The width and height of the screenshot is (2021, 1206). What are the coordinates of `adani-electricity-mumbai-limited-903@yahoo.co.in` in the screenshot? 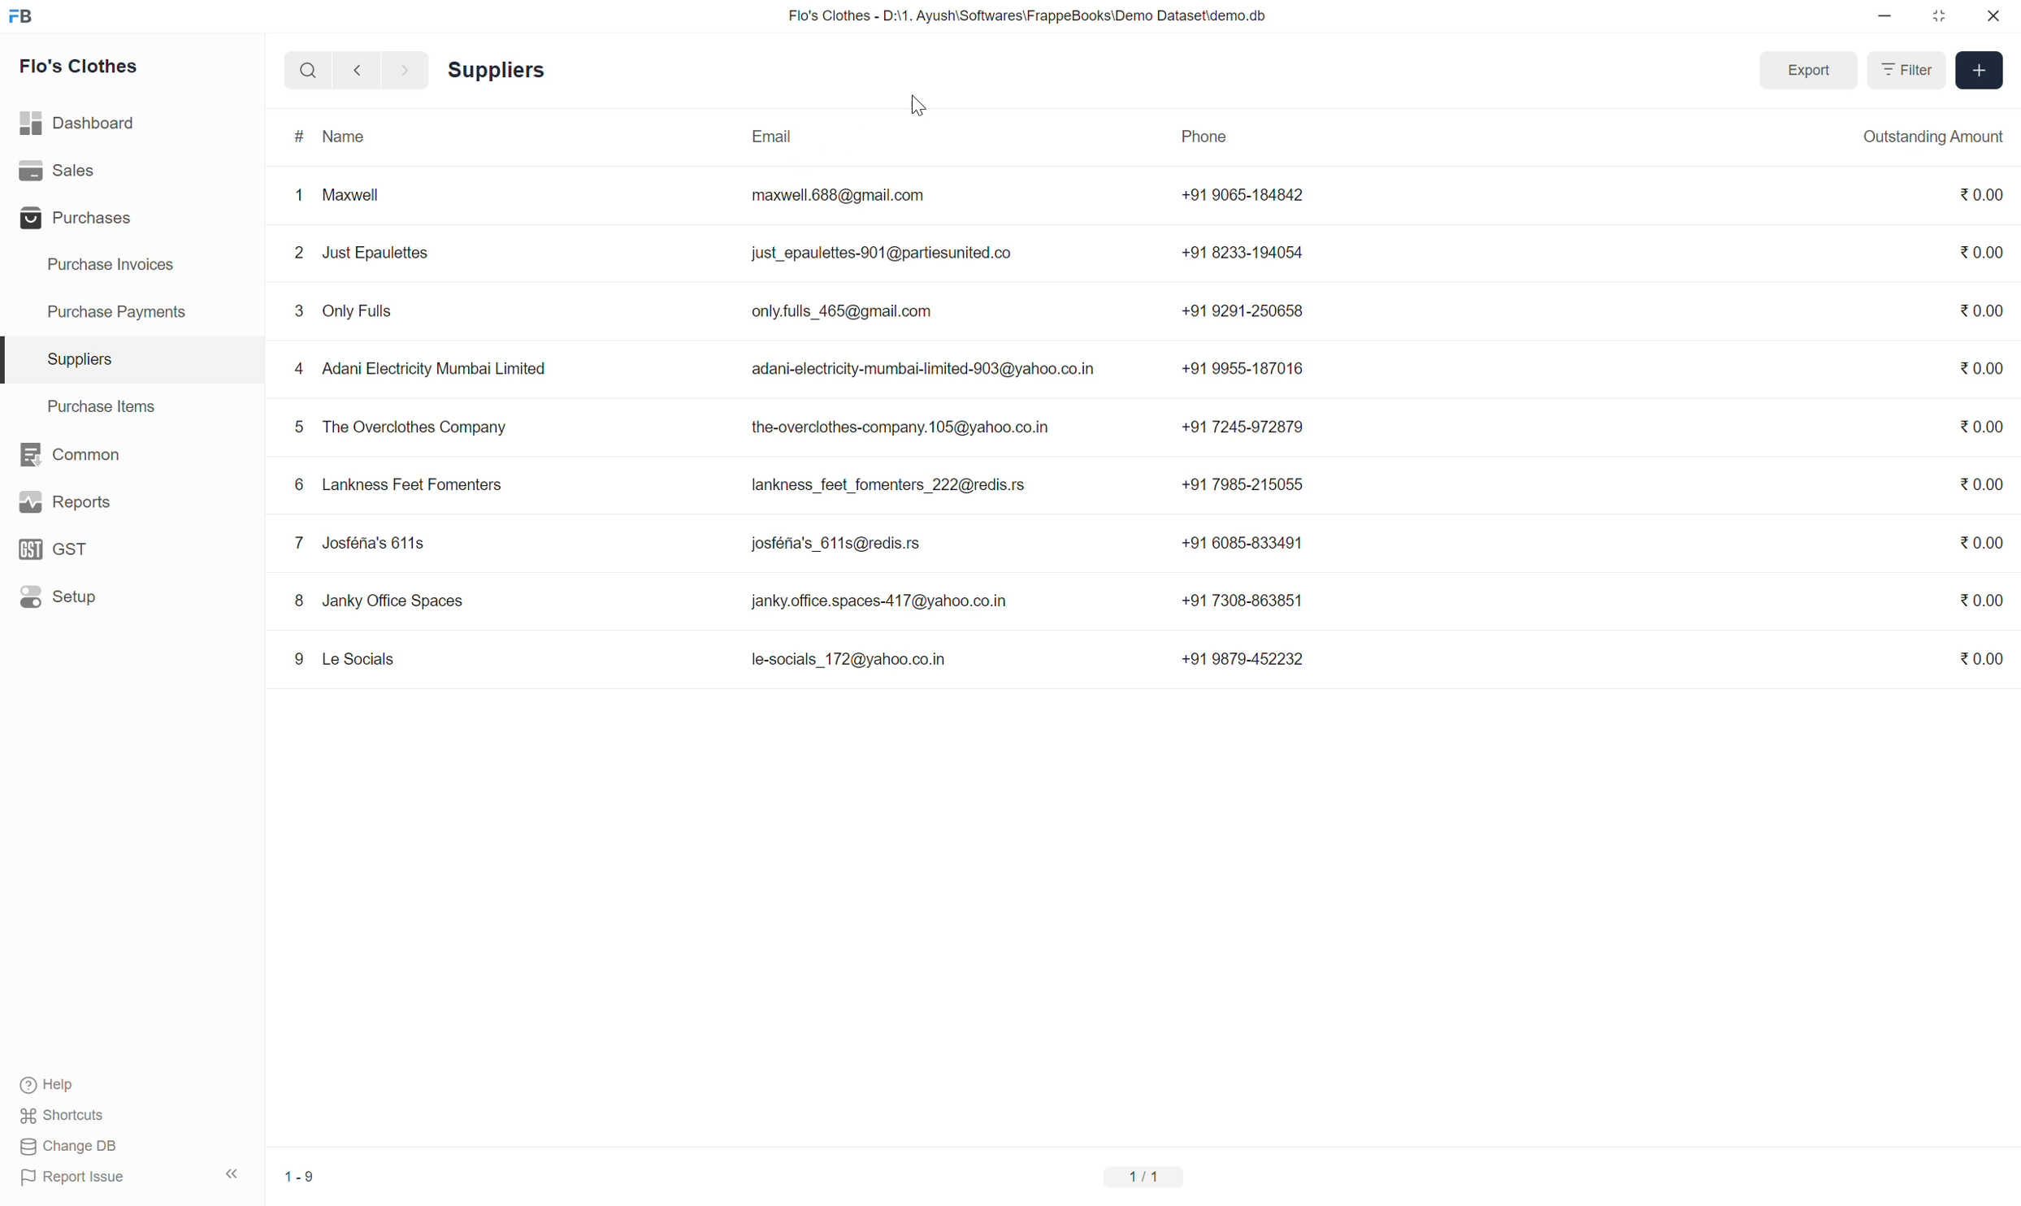 It's located at (927, 371).